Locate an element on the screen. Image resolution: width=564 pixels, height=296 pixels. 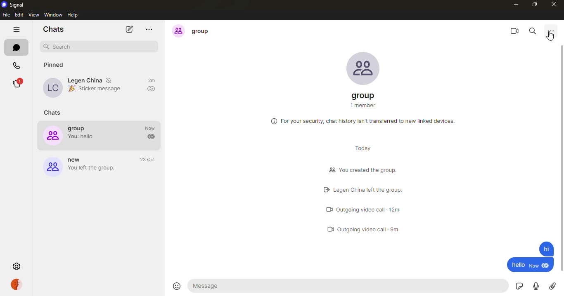
hello is located at coordinates (517, 265).